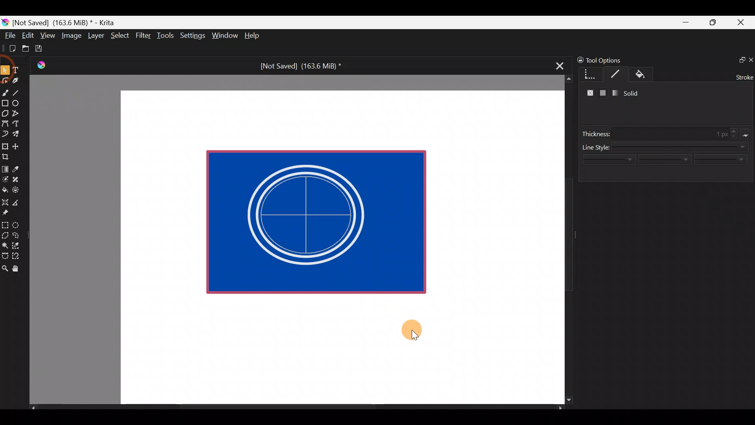 This screenshot has height=425, width=755. Describe the element at coordinates (20, 70) in the screenshot. I see `Text tool` at that location.